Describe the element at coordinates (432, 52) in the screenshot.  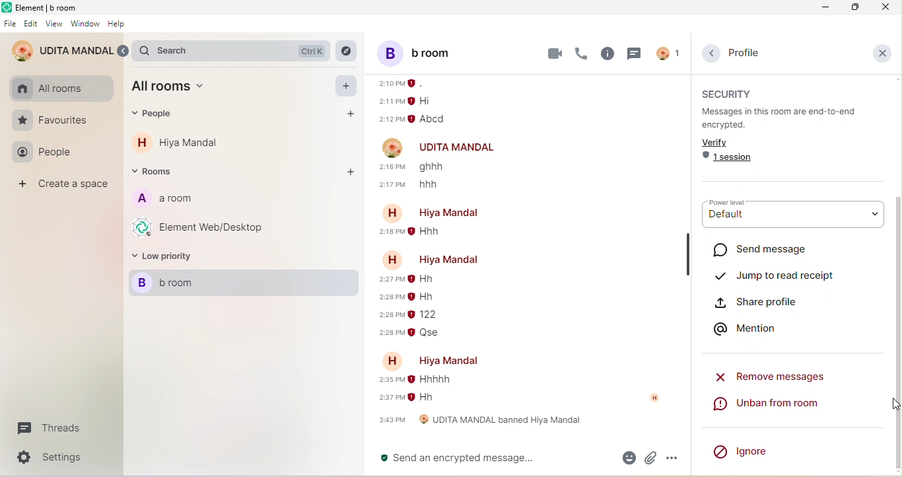
I see `b room` at that location.